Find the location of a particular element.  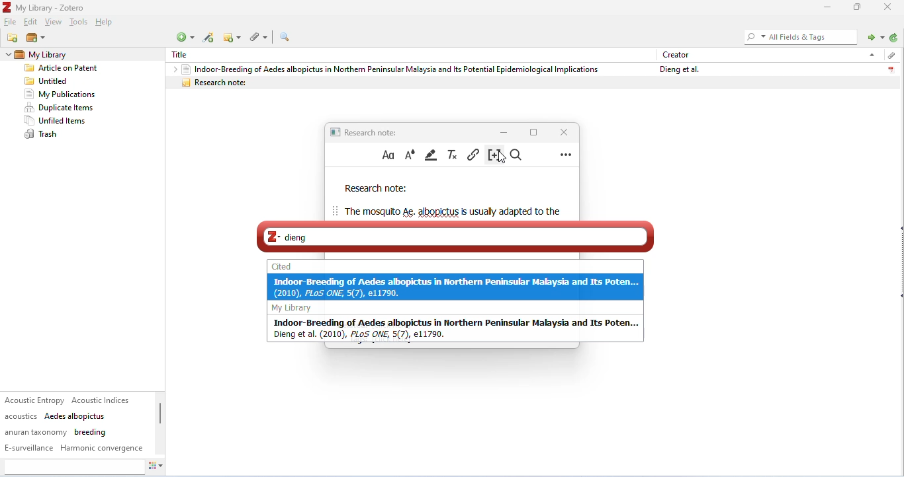

unfiled items is located at coordinates (58, 121).